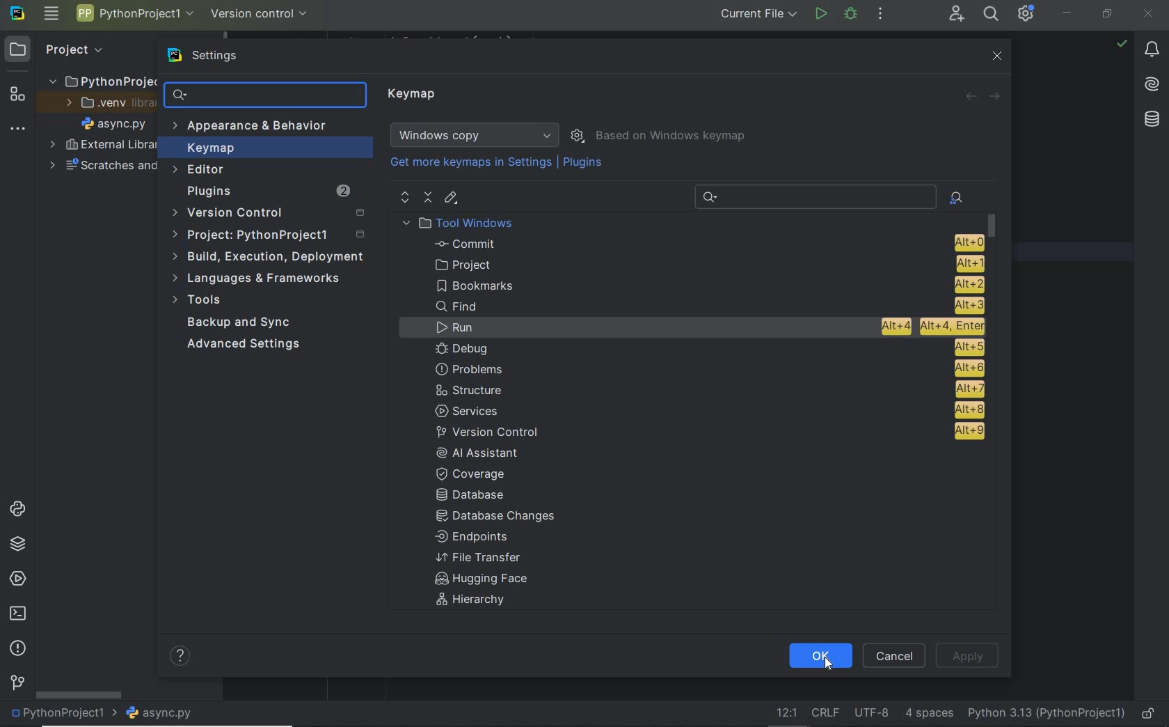  I want to click on project, so click(705, 264).